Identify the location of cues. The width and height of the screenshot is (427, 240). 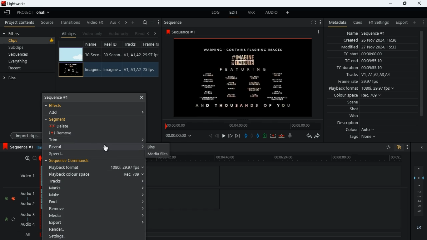
(358, 23).